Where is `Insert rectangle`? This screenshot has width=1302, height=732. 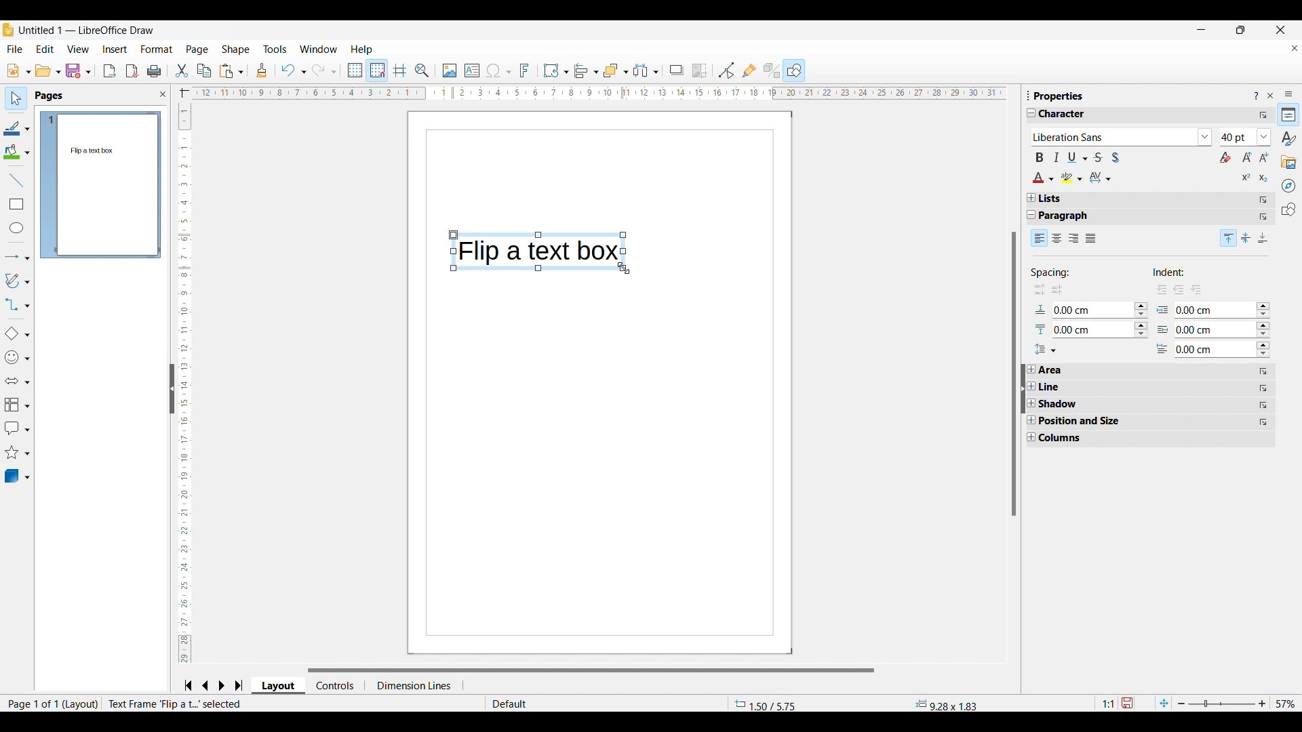
Insert rectangle is located at coordinates (17, 204).